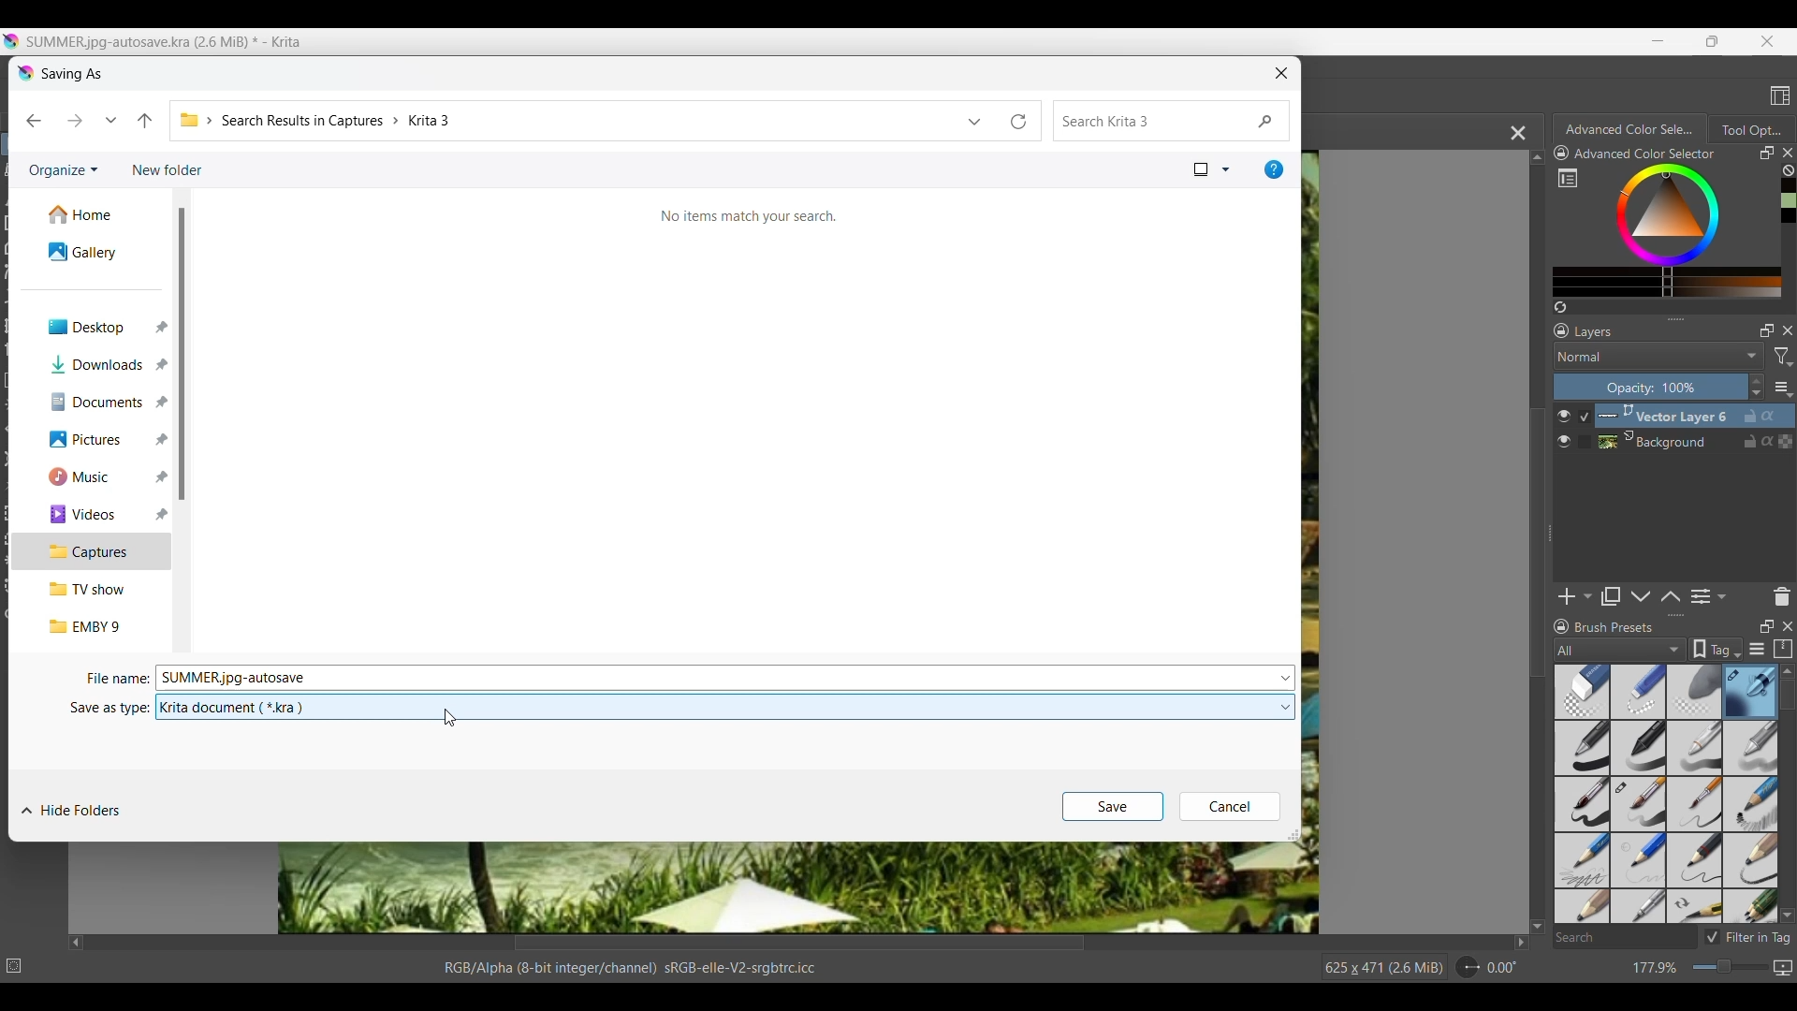  What do you see at coordinates (144, 121) in the screenshot?
I see `Go to previous folder in folder pathway` at bounding box center [144, 121].